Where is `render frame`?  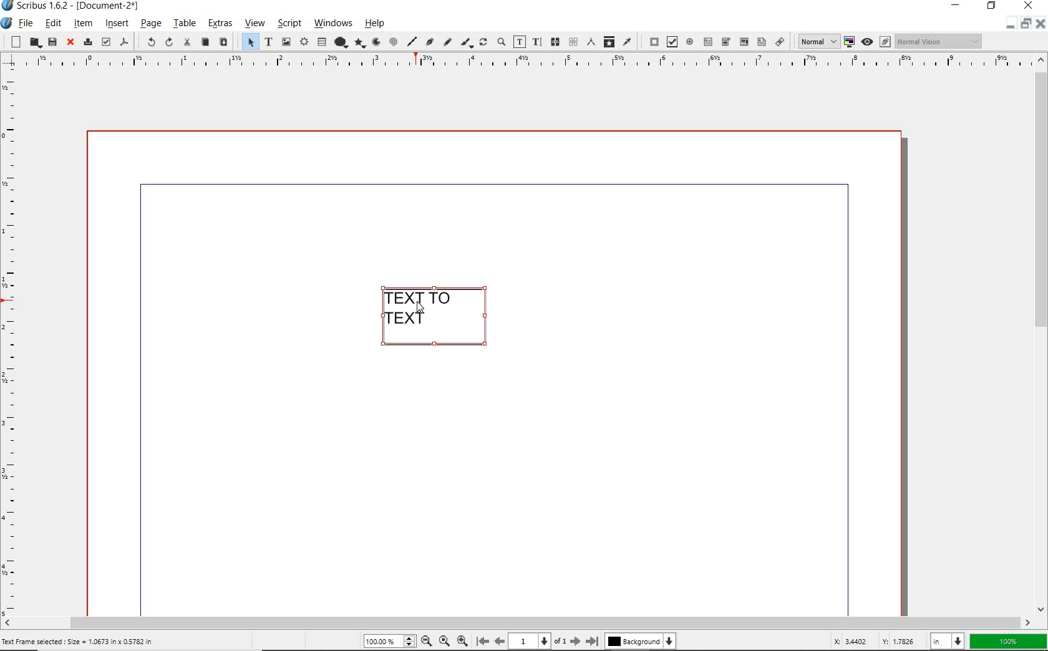 render frame is located at coordinates (304, 42).